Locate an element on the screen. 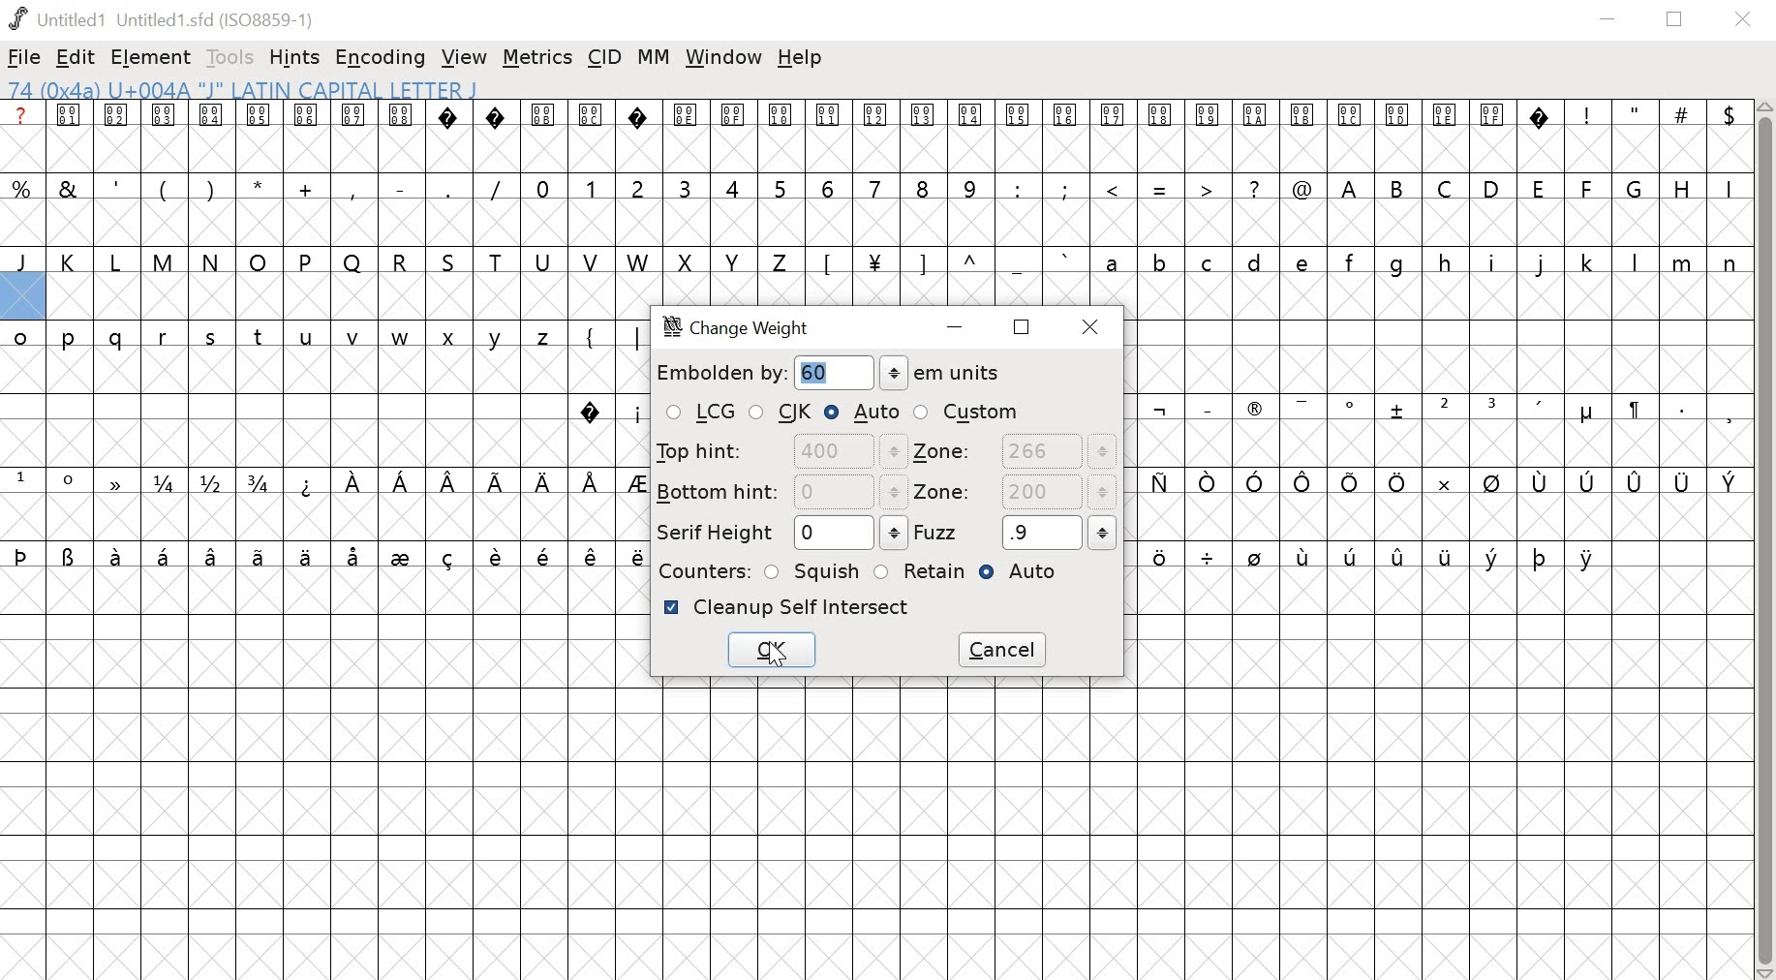 This screenshot has height=980, width=1776. help is located at coordinates (800, 58).